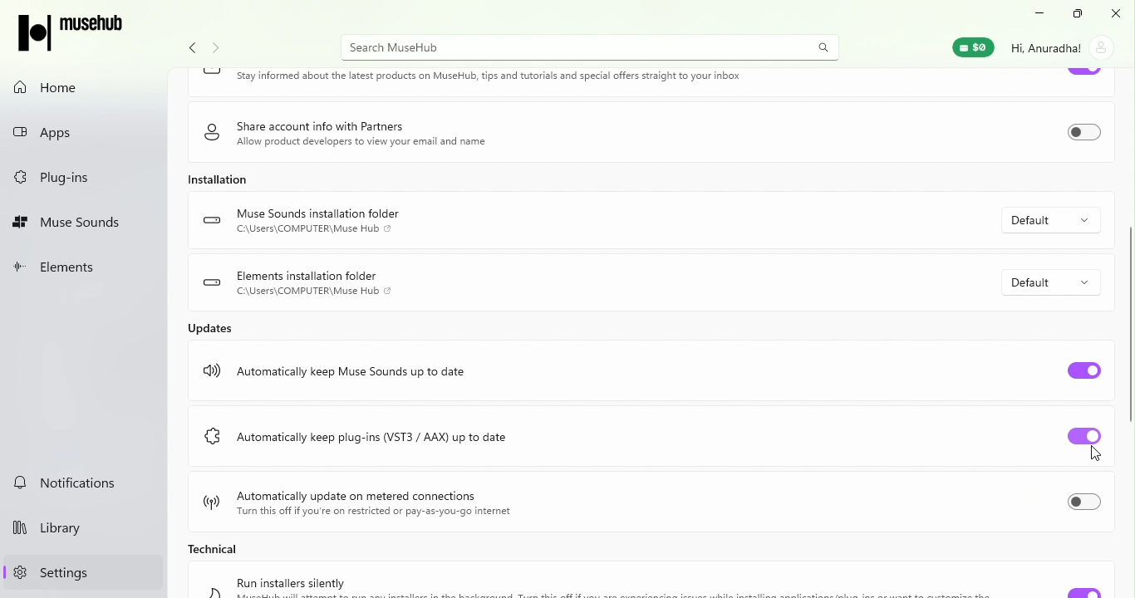 This screenshot has width=1135, height=598. What do you see at coordinates (211, 368) in the screenshot?
I see `logo` at bounding box center [211, 368].